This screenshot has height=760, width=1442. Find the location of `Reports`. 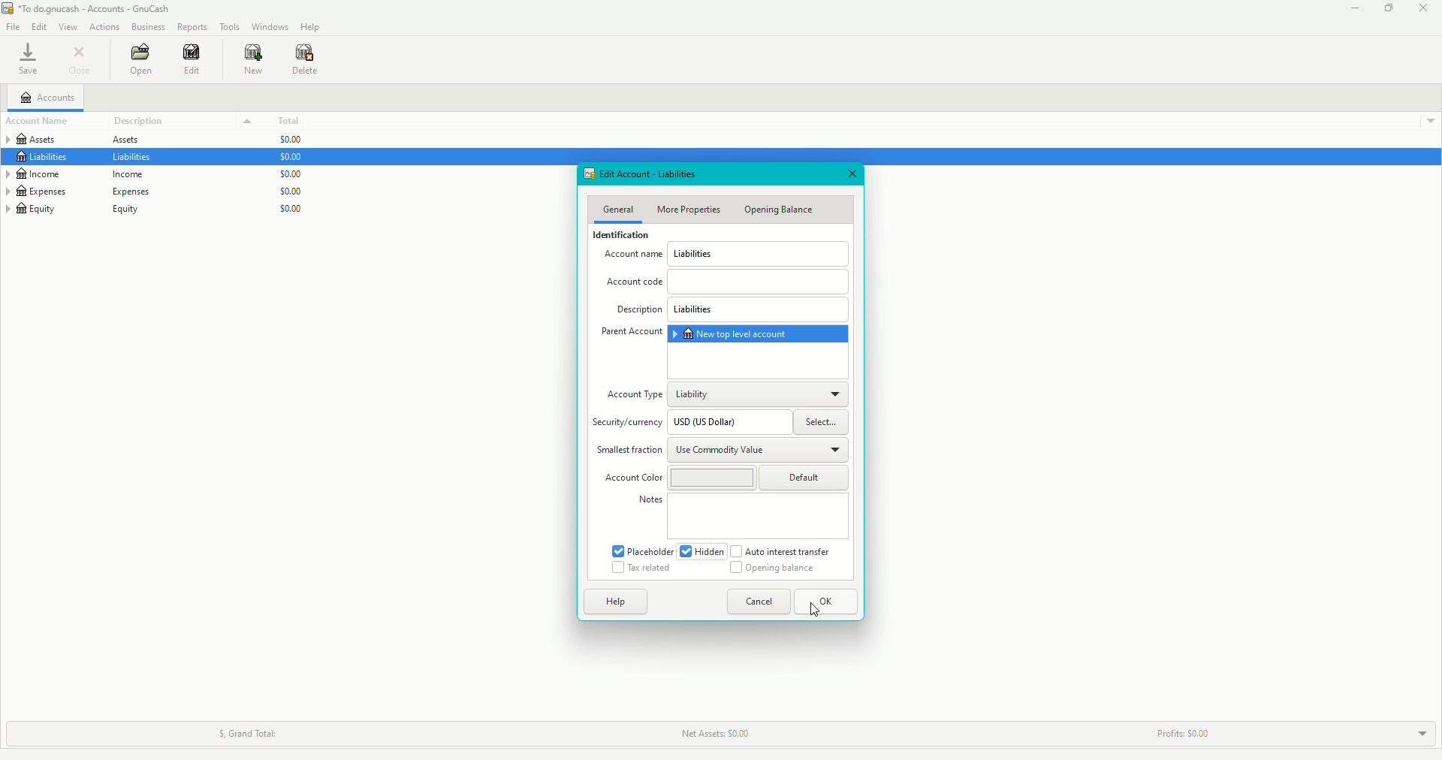

Reports is located at coordinates (192, 27).